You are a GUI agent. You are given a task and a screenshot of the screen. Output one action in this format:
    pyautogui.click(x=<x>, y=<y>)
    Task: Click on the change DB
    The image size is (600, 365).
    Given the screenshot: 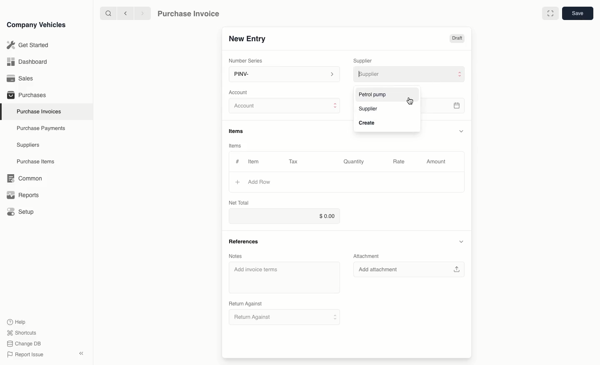 What is the action you would take?
    pyautogui.click(x=25, y=344)
    